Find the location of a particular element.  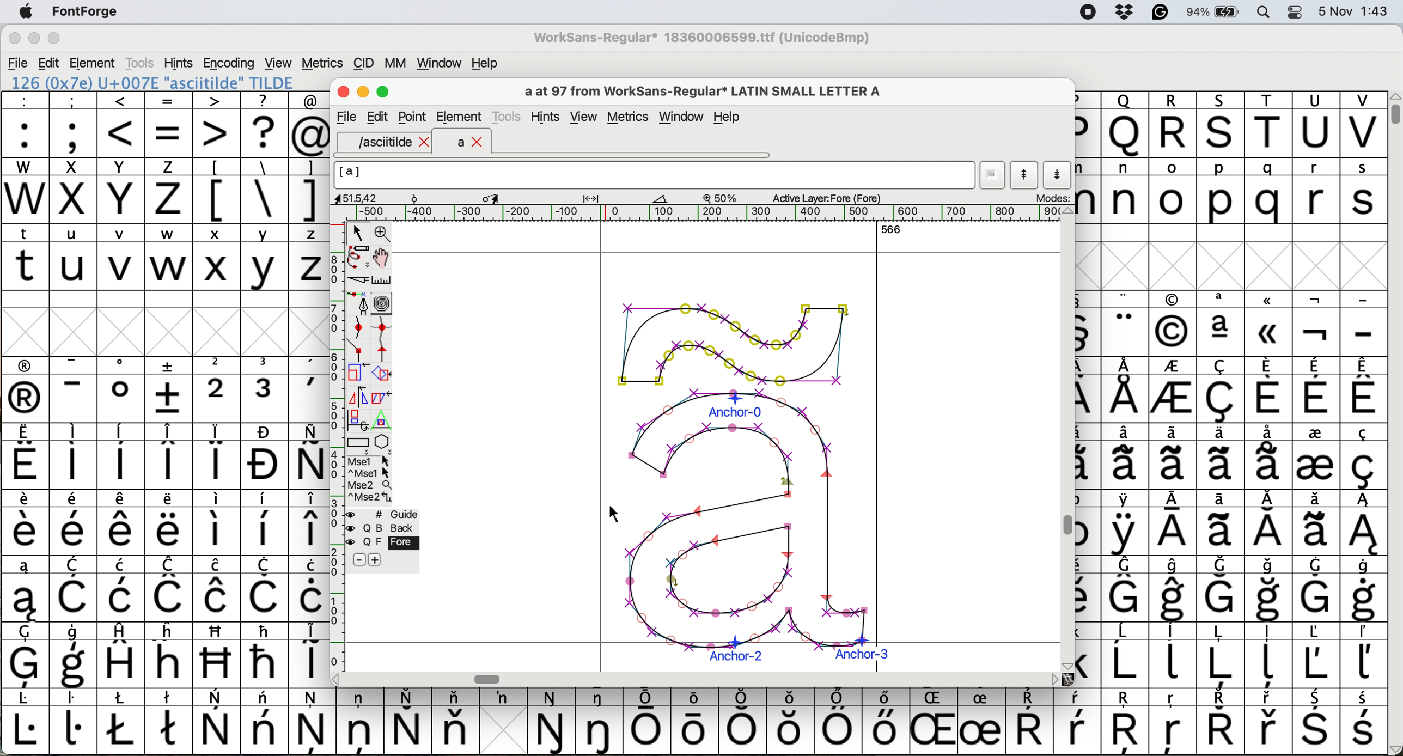

symbol is located at coordinates (1175, 456).